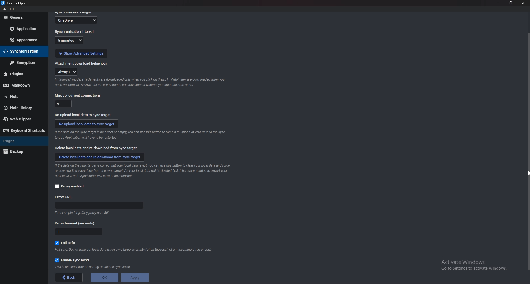 This screenshot has width=530, height=284. What do you see at coordinates (77, 20) in the screenshot?
I see `sync target` at bounding box center [77, 20].